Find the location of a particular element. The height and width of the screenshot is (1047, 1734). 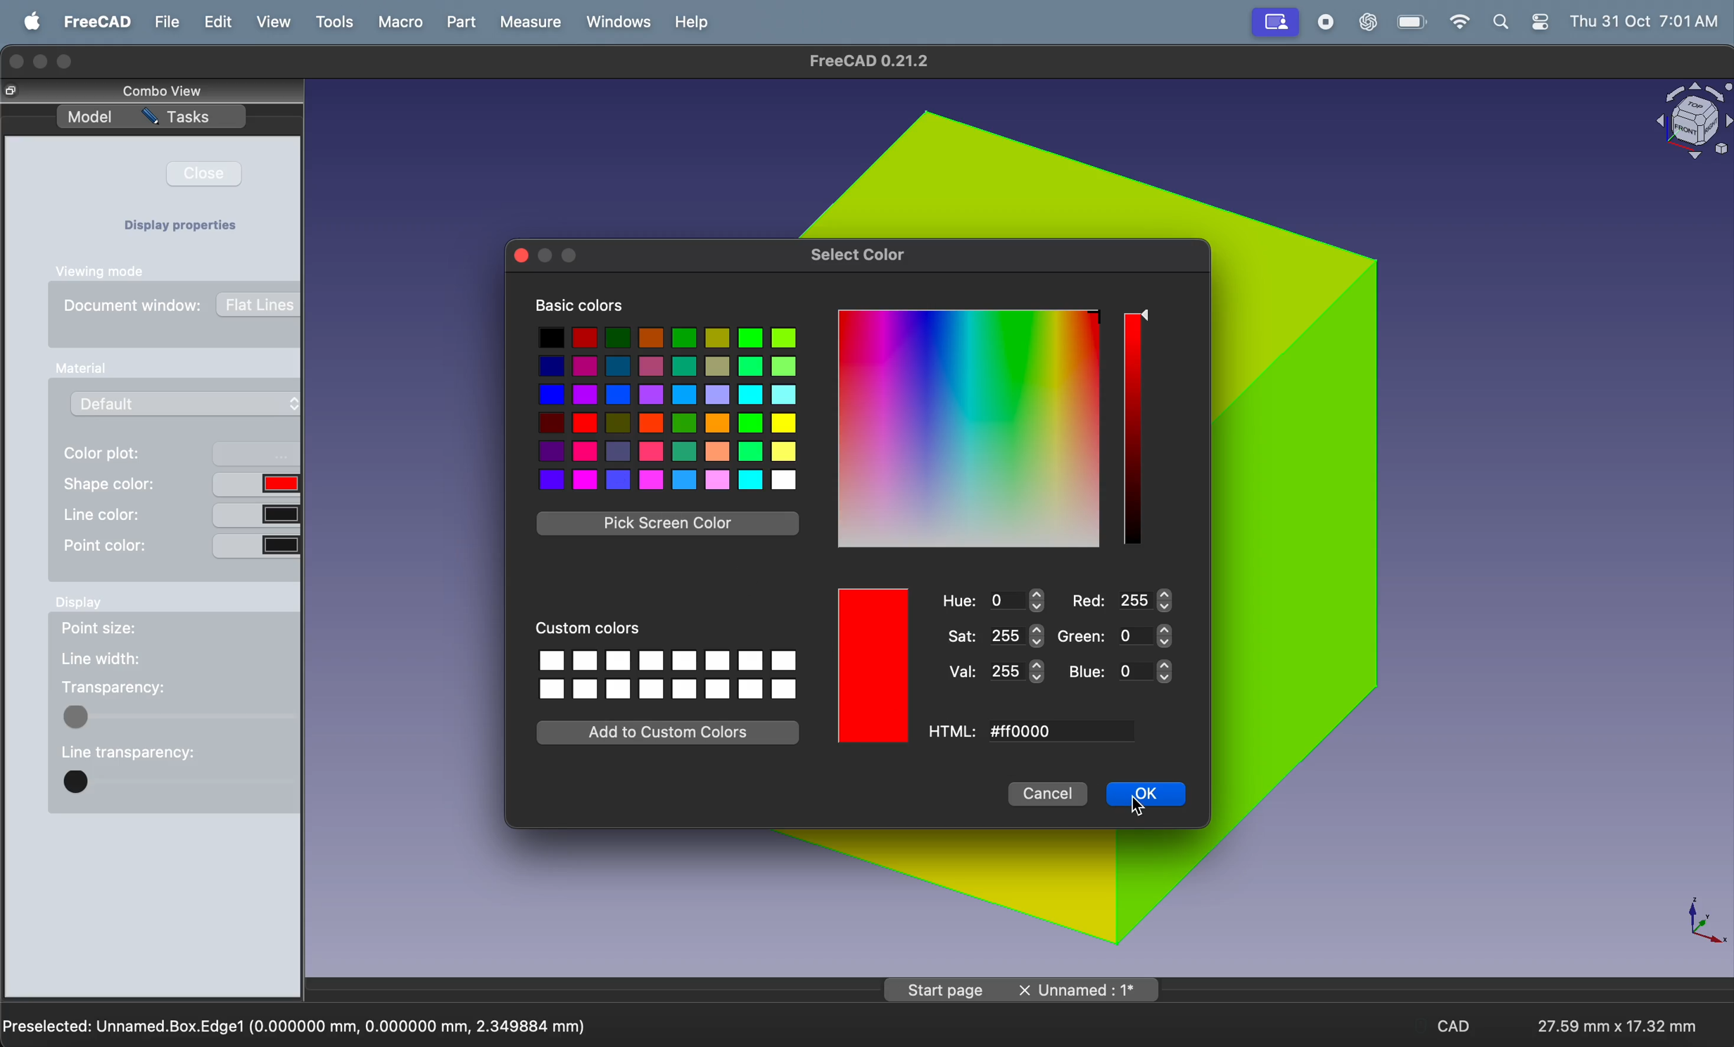

combo view is located at coordinates (166, 91).